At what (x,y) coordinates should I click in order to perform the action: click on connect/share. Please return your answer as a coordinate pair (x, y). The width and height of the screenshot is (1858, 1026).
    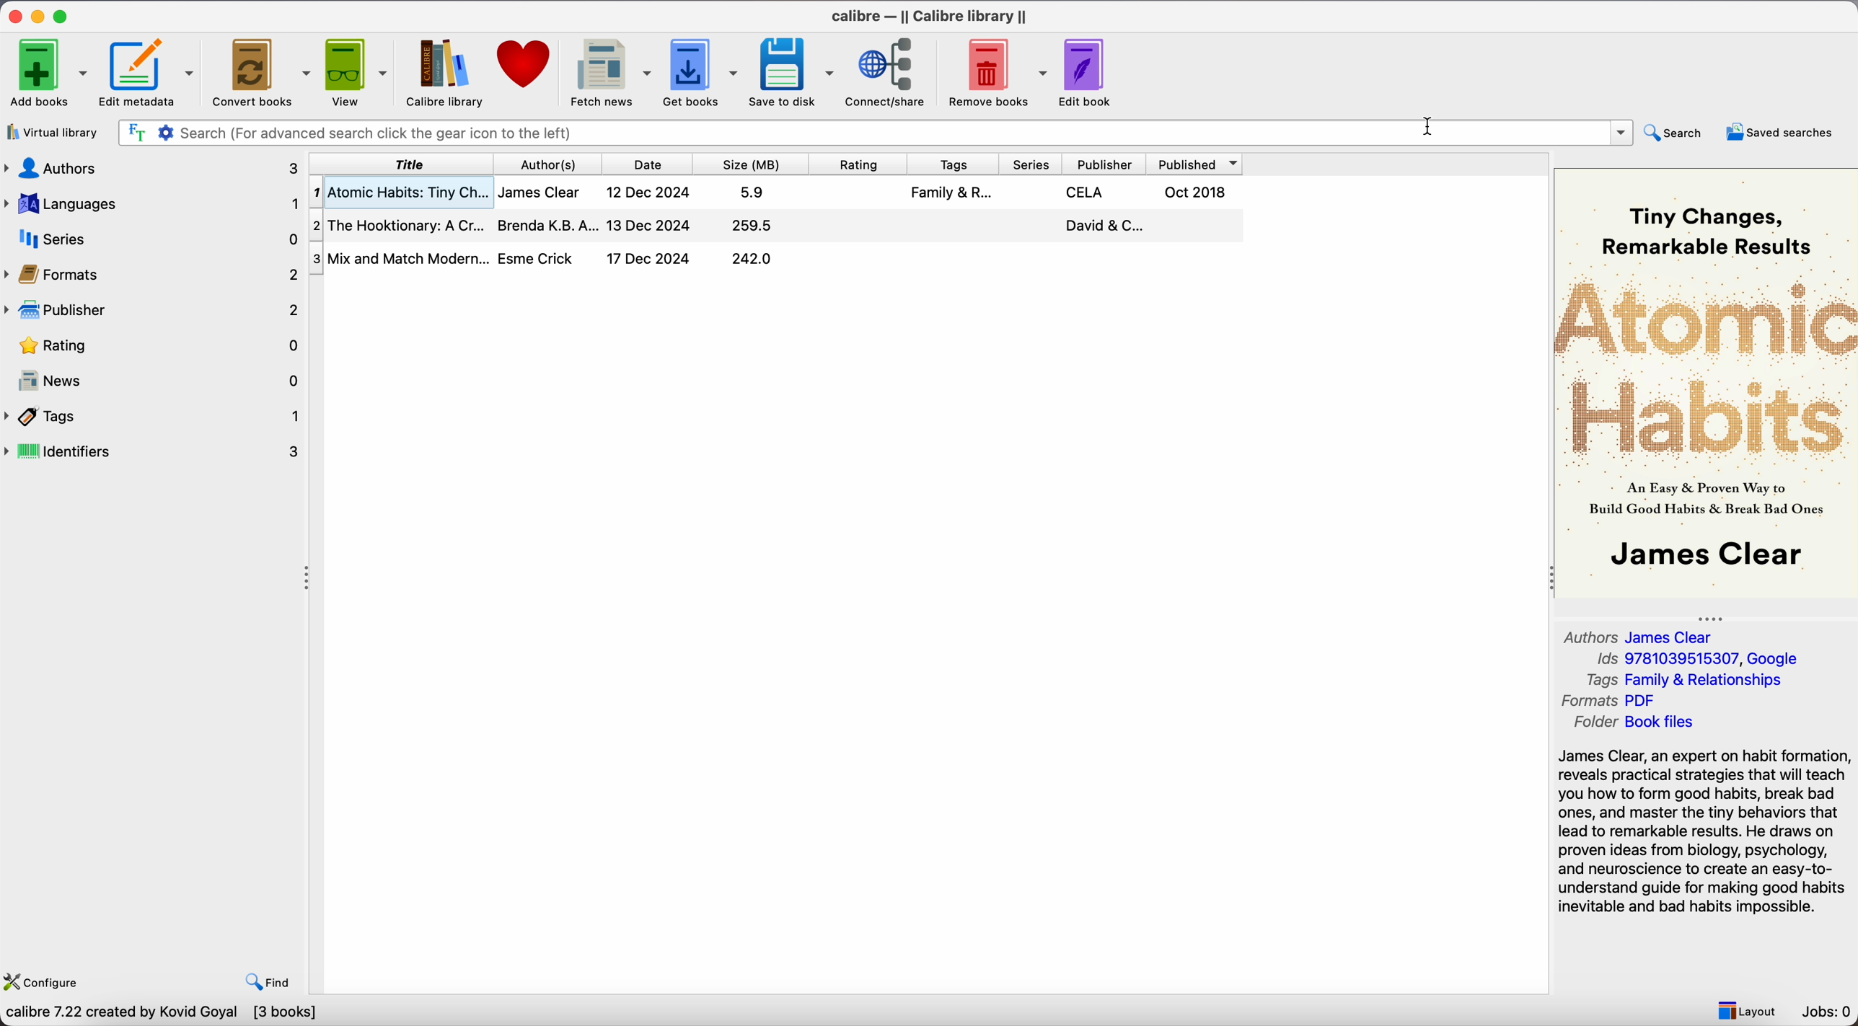
    Looking at the image, I should click on (888, 73).